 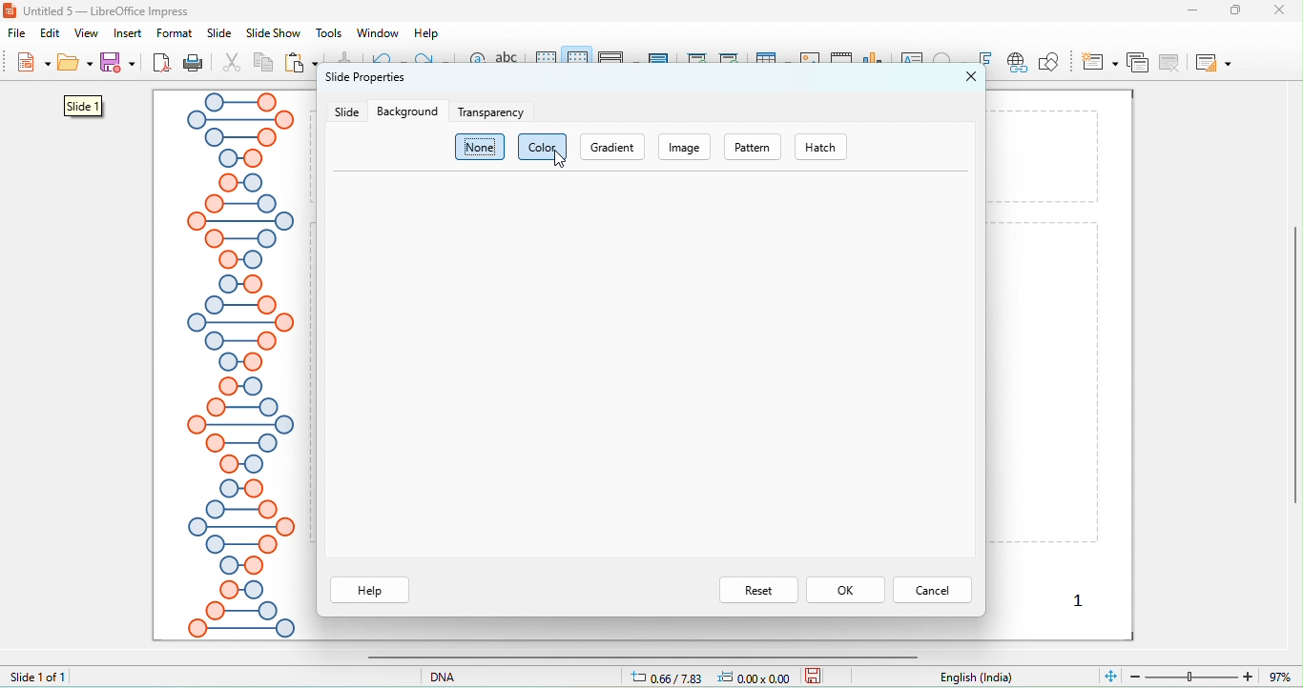 What do you see at coordinates (376, 32) in the screenshot?
I see `window` at bounding box center [376, 32].